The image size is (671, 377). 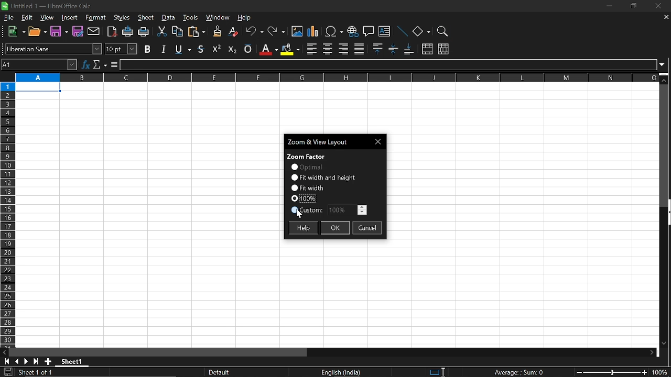 I want to click on move left, so click(x=4, y=351).